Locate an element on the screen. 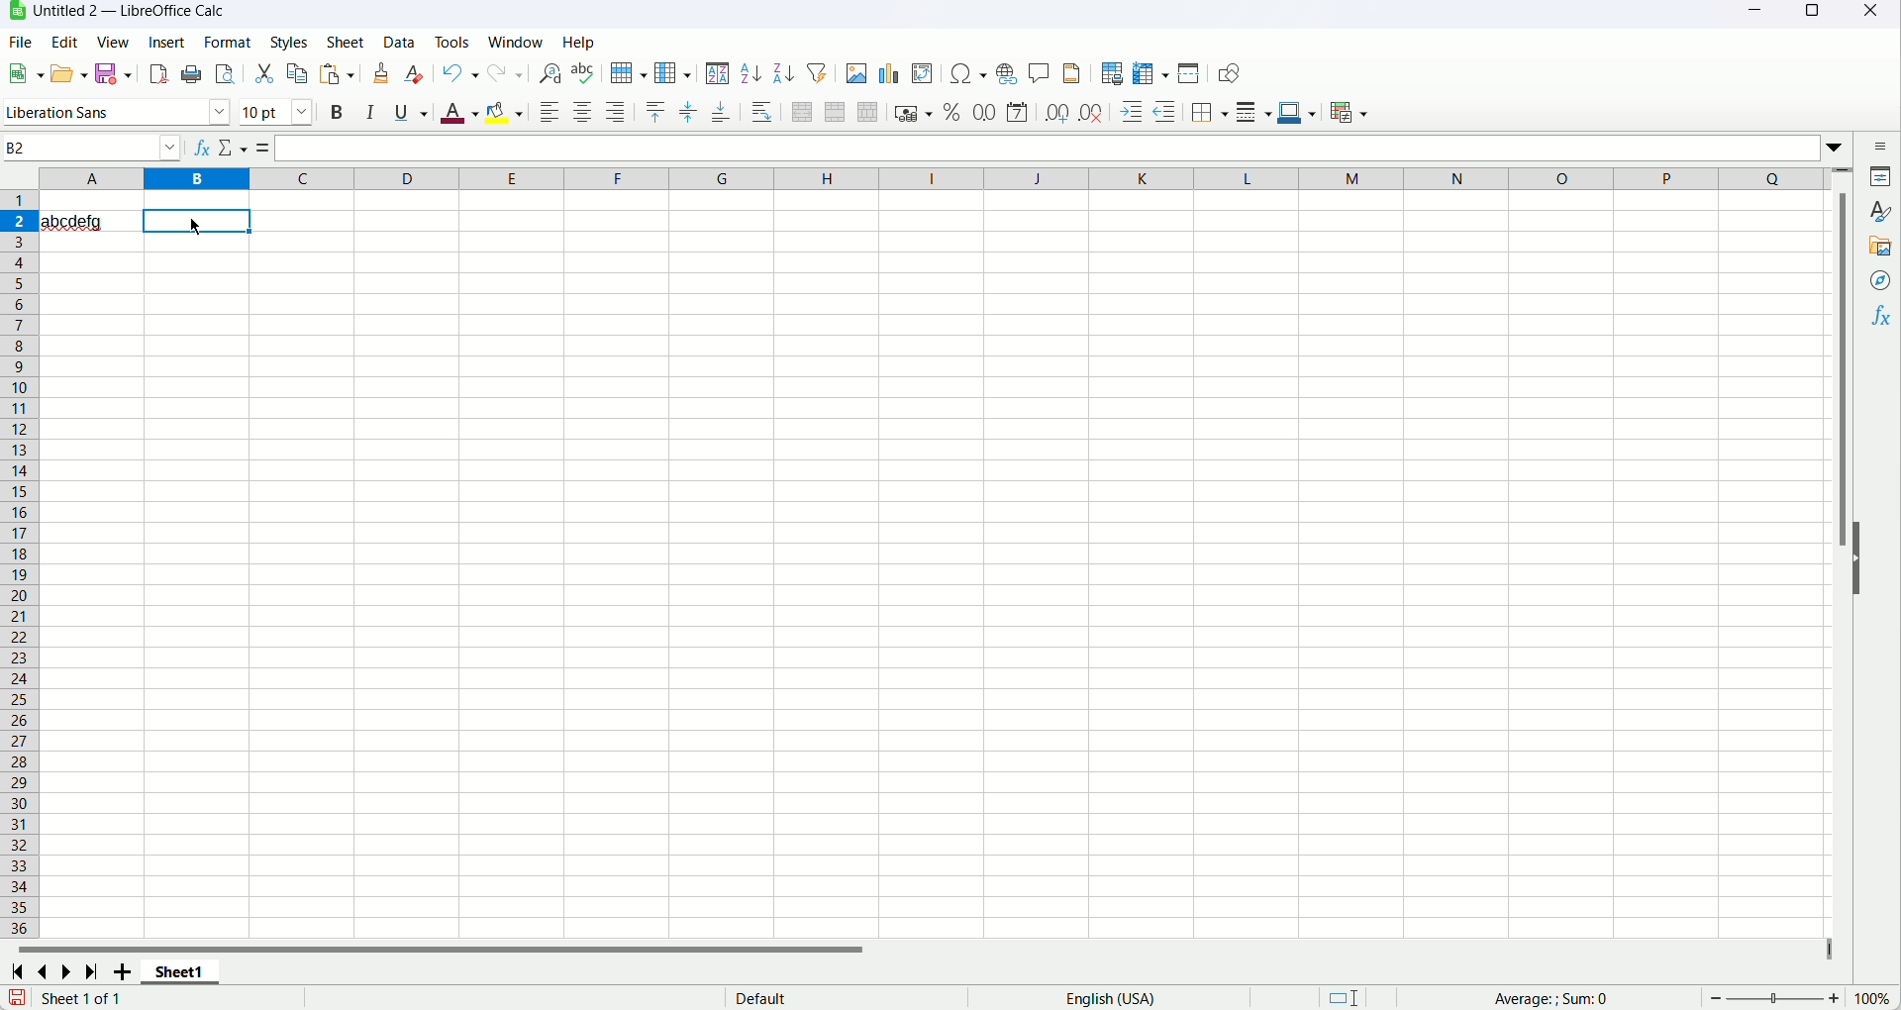 This screenshot has width=1901, height=1010. tools is located at coordinates (451, 42).